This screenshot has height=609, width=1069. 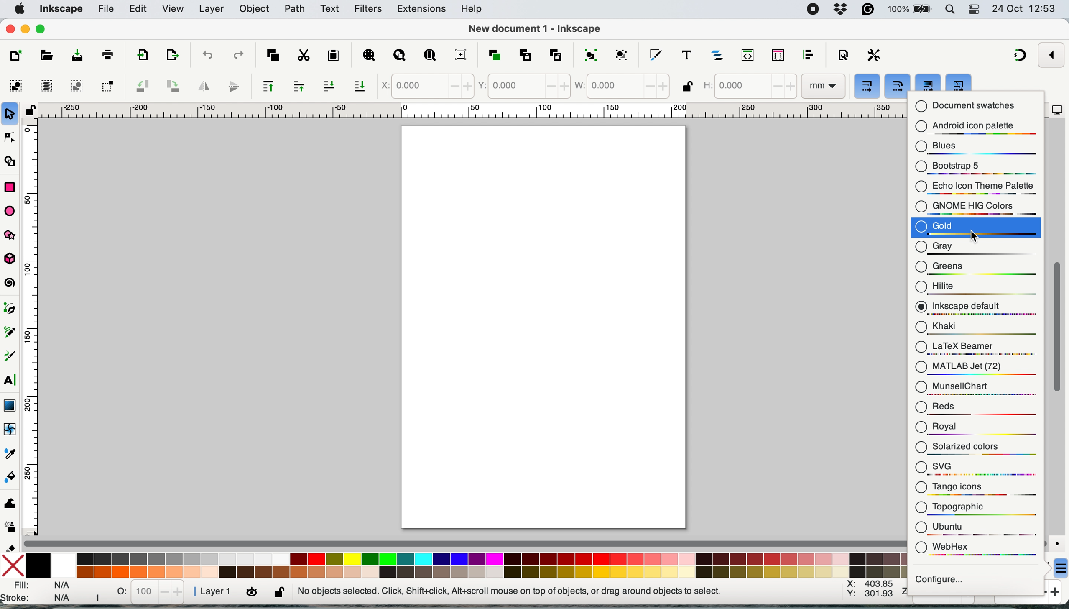 What do you see at coordinates (621, 88) in the screenshot?
I see `width` at bounding box center [621, 88].